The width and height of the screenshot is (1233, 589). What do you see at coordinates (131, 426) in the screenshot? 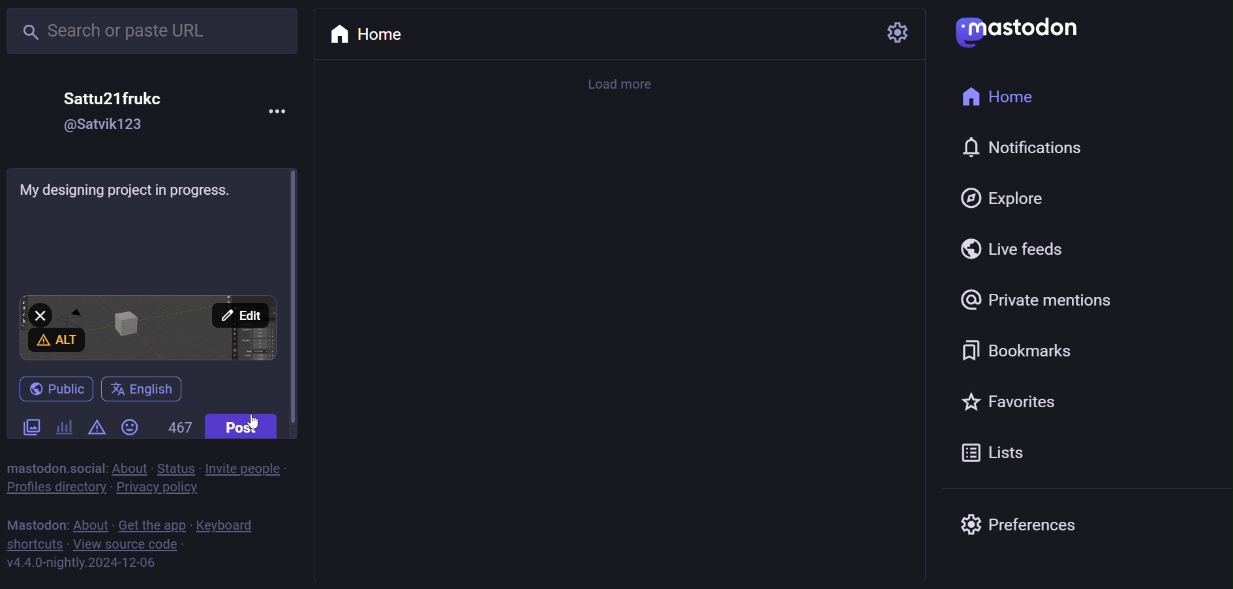
I see `emoji` at bounding box center [131, 426].